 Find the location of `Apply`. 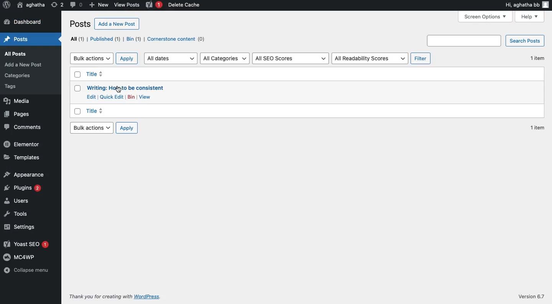

Apply is located at coordinates (126, 128).